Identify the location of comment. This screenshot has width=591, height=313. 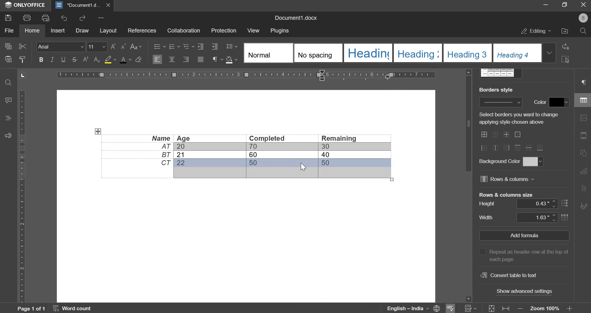
(10, 101).